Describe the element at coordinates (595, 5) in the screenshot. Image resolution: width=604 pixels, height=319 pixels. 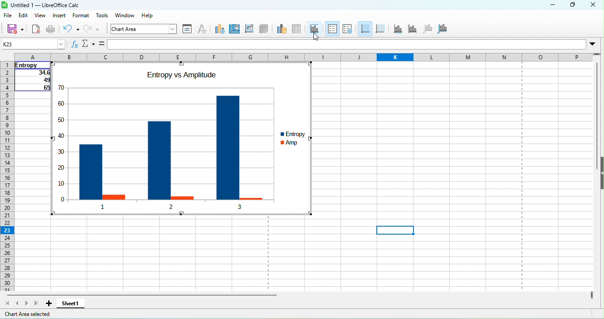
I see `close` at that location.